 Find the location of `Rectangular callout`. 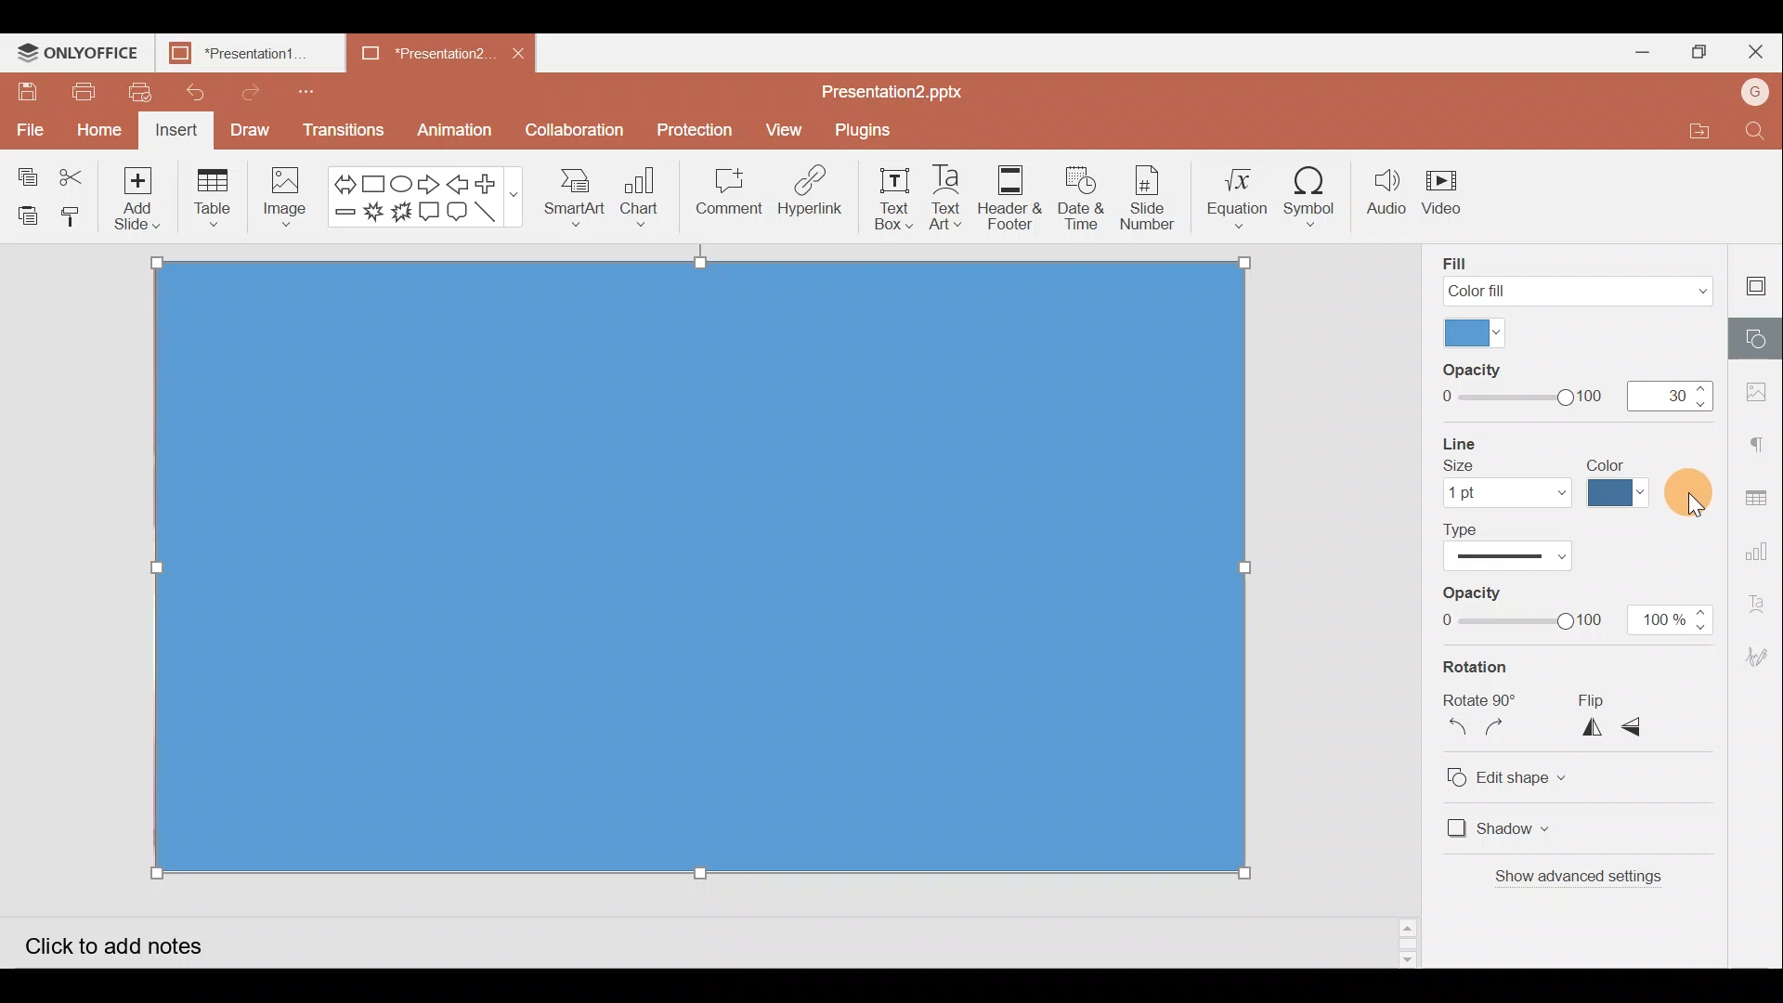

Rectangular callout is located at coordinates (431, 212).